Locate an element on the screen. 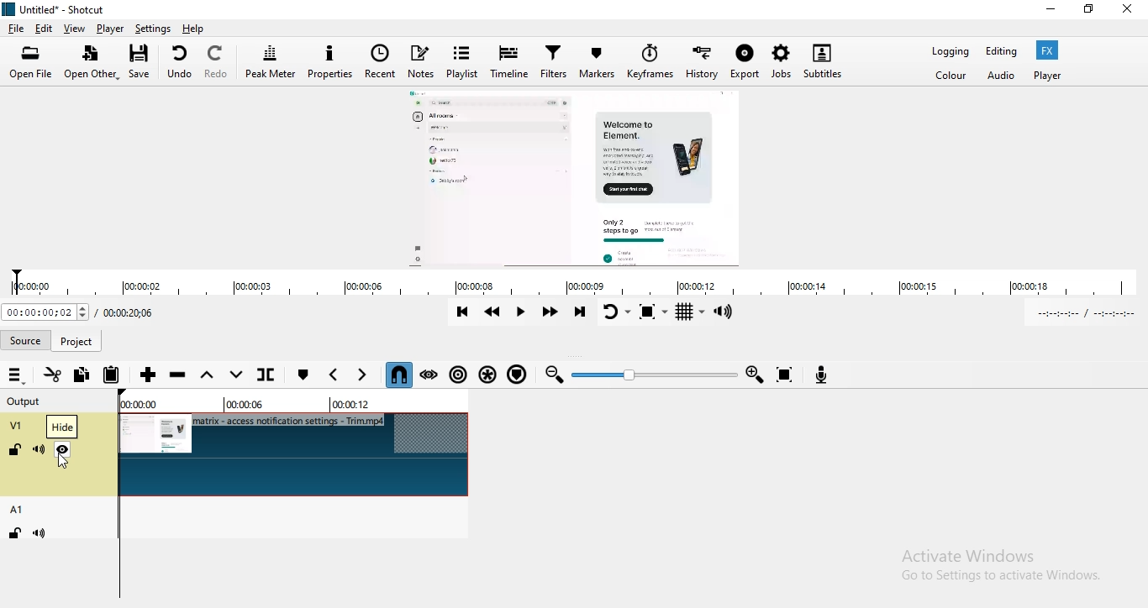  shotcut is located at coordinates (56, 10).